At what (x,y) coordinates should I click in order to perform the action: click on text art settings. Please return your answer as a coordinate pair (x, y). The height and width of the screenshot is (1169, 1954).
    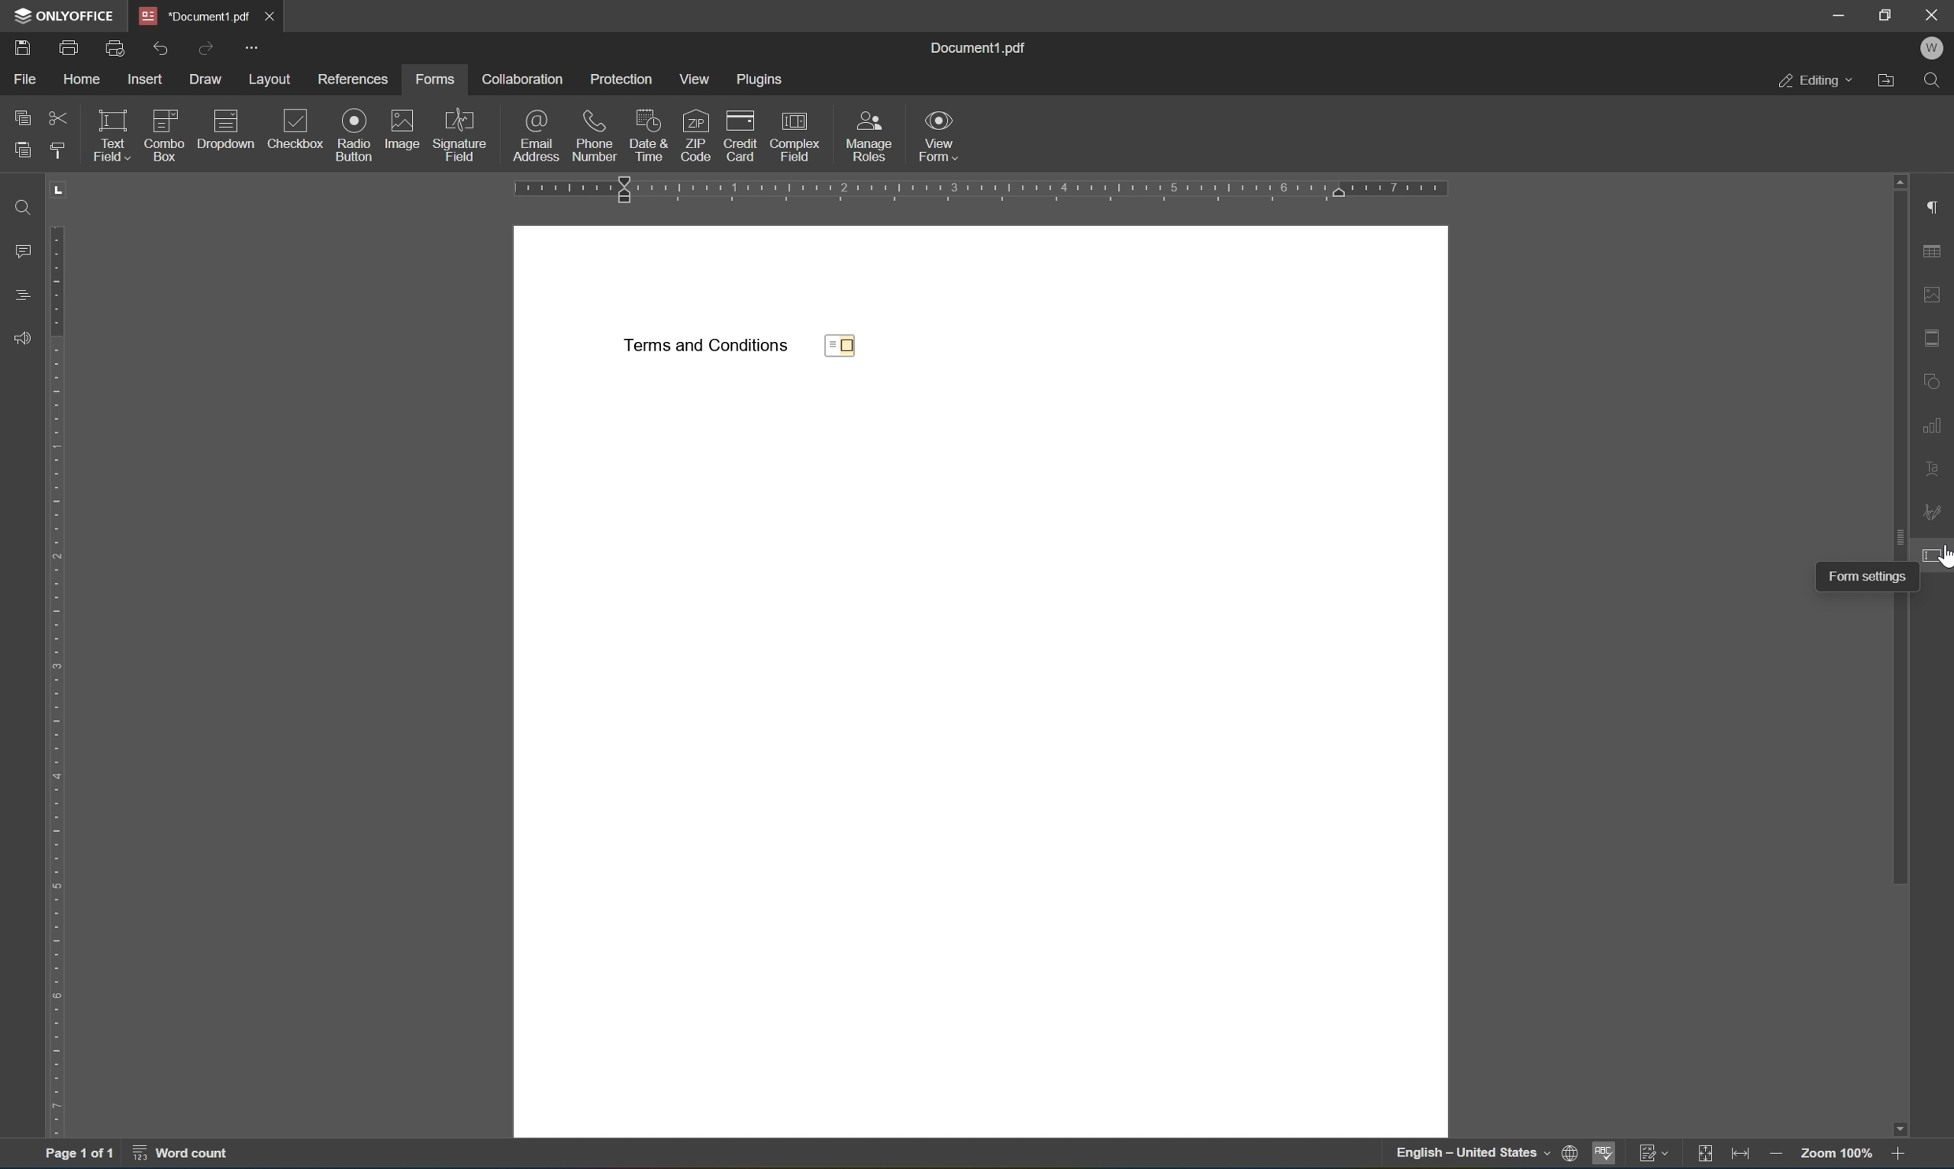
    Looking at the image, I should click on (1929, 467).